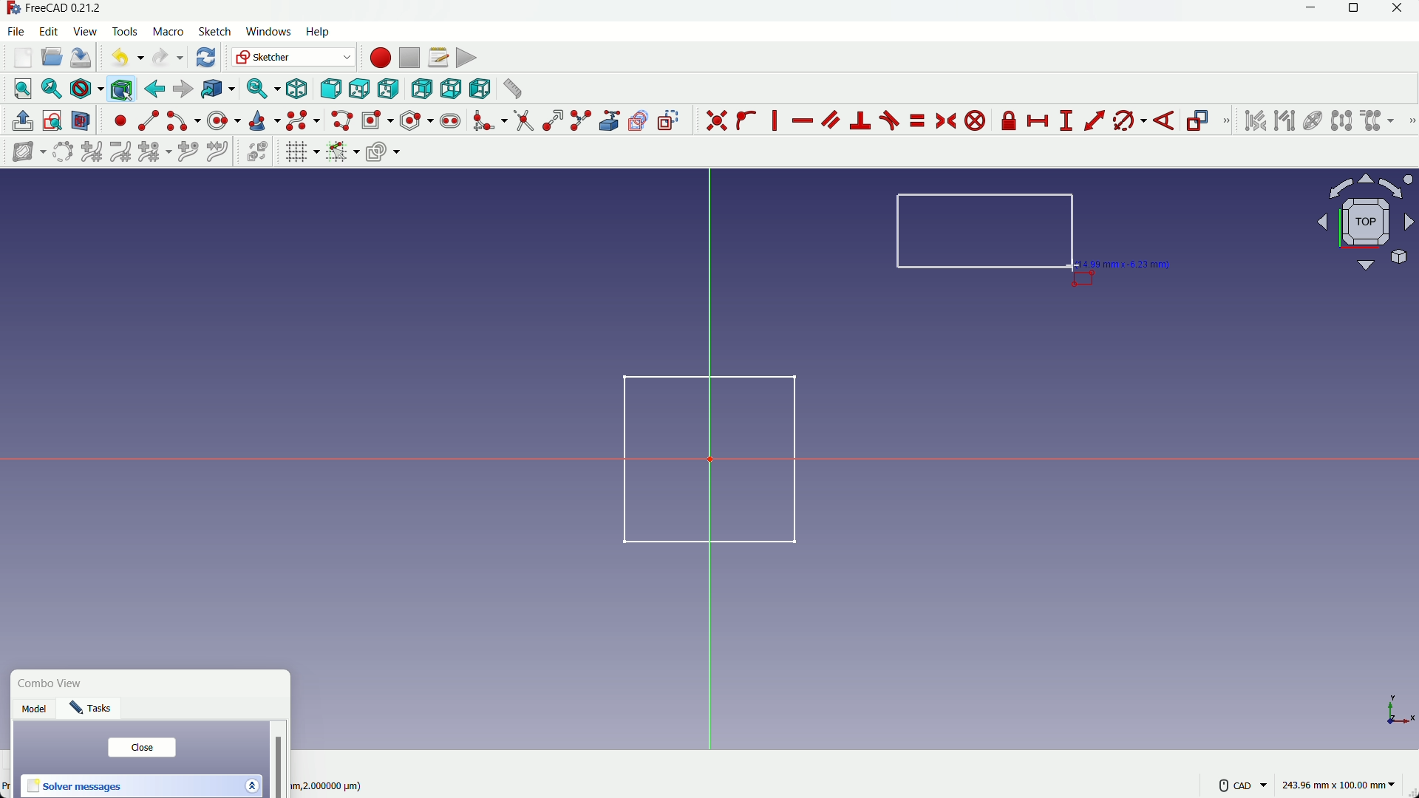 The width and height of the screenshot is (1419, 798). I want to click on view sketch, so click(53, 122).